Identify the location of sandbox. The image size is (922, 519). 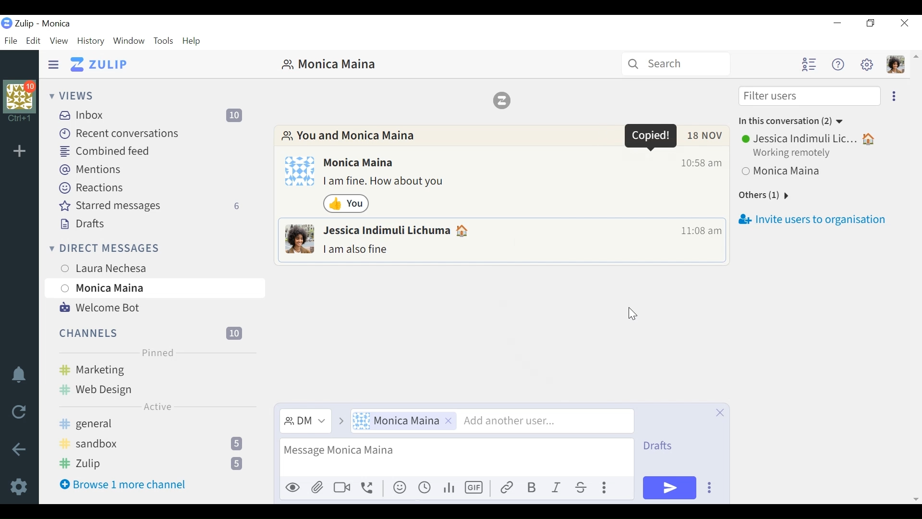
(154, 443).